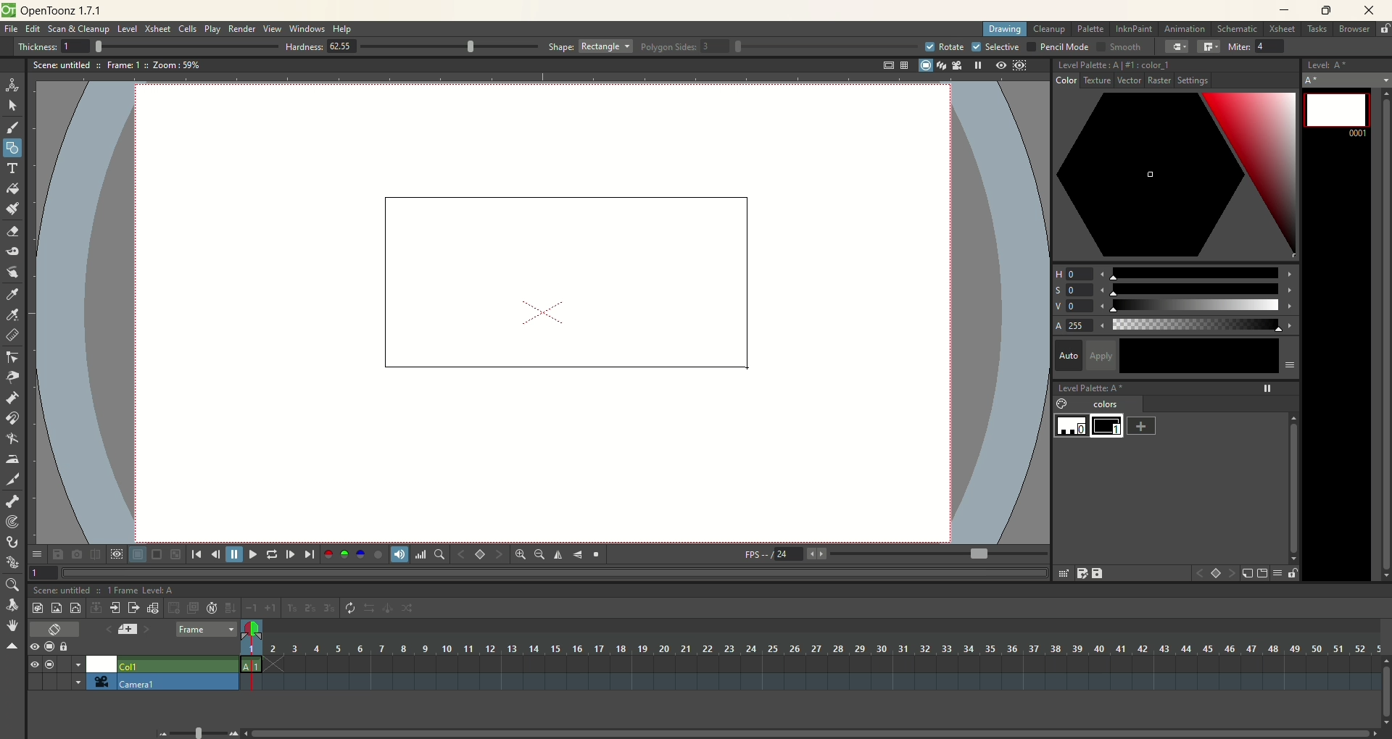 This screenshot has width=1392, height=739. I want to click on snapchat, so click(77, 554).